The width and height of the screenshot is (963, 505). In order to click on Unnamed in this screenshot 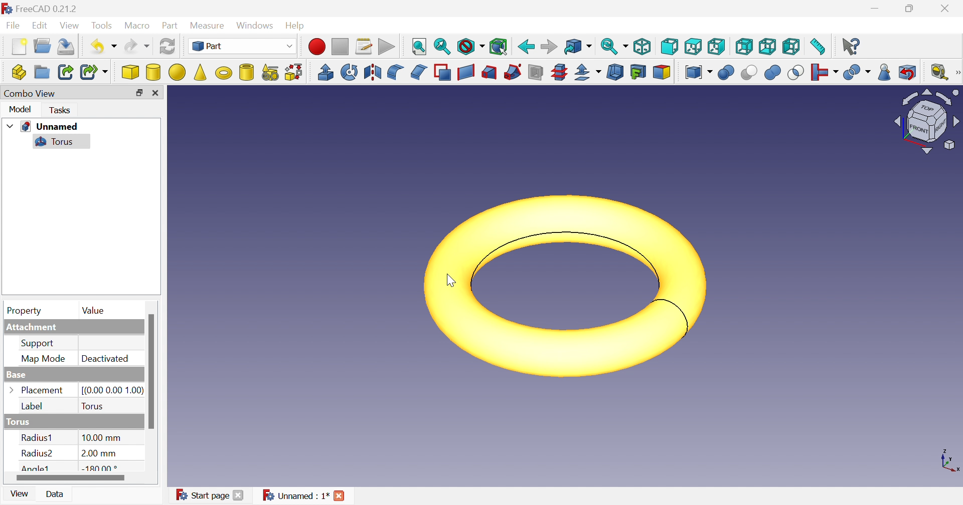, I will do `click(51, 127)`.